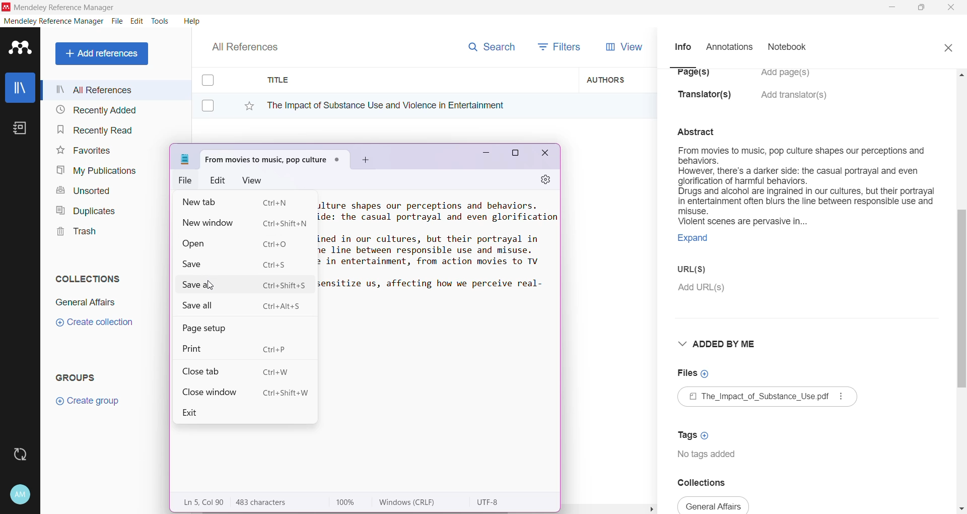 Image resolution: width=967 pixels, height=514 pixels. Describe the element at coordinates (482, 156) in the screenshot. I see `Minimize` at that location.